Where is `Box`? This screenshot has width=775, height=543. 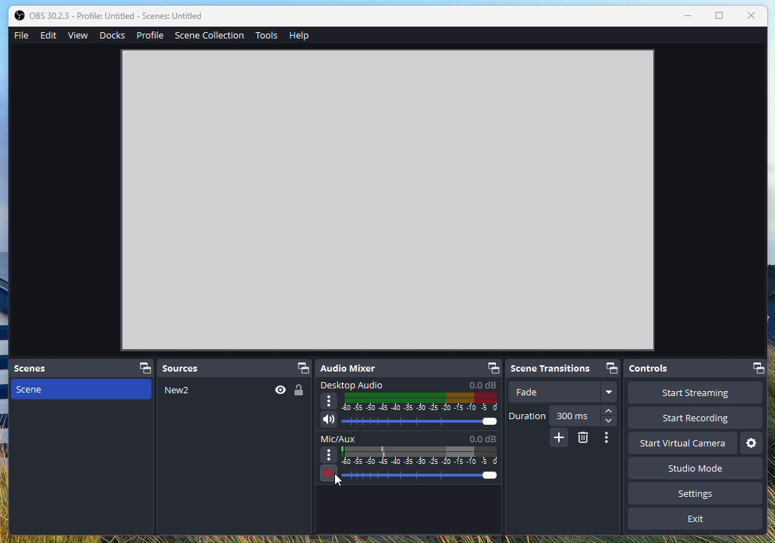
Box is located at coordinates (720, 17).